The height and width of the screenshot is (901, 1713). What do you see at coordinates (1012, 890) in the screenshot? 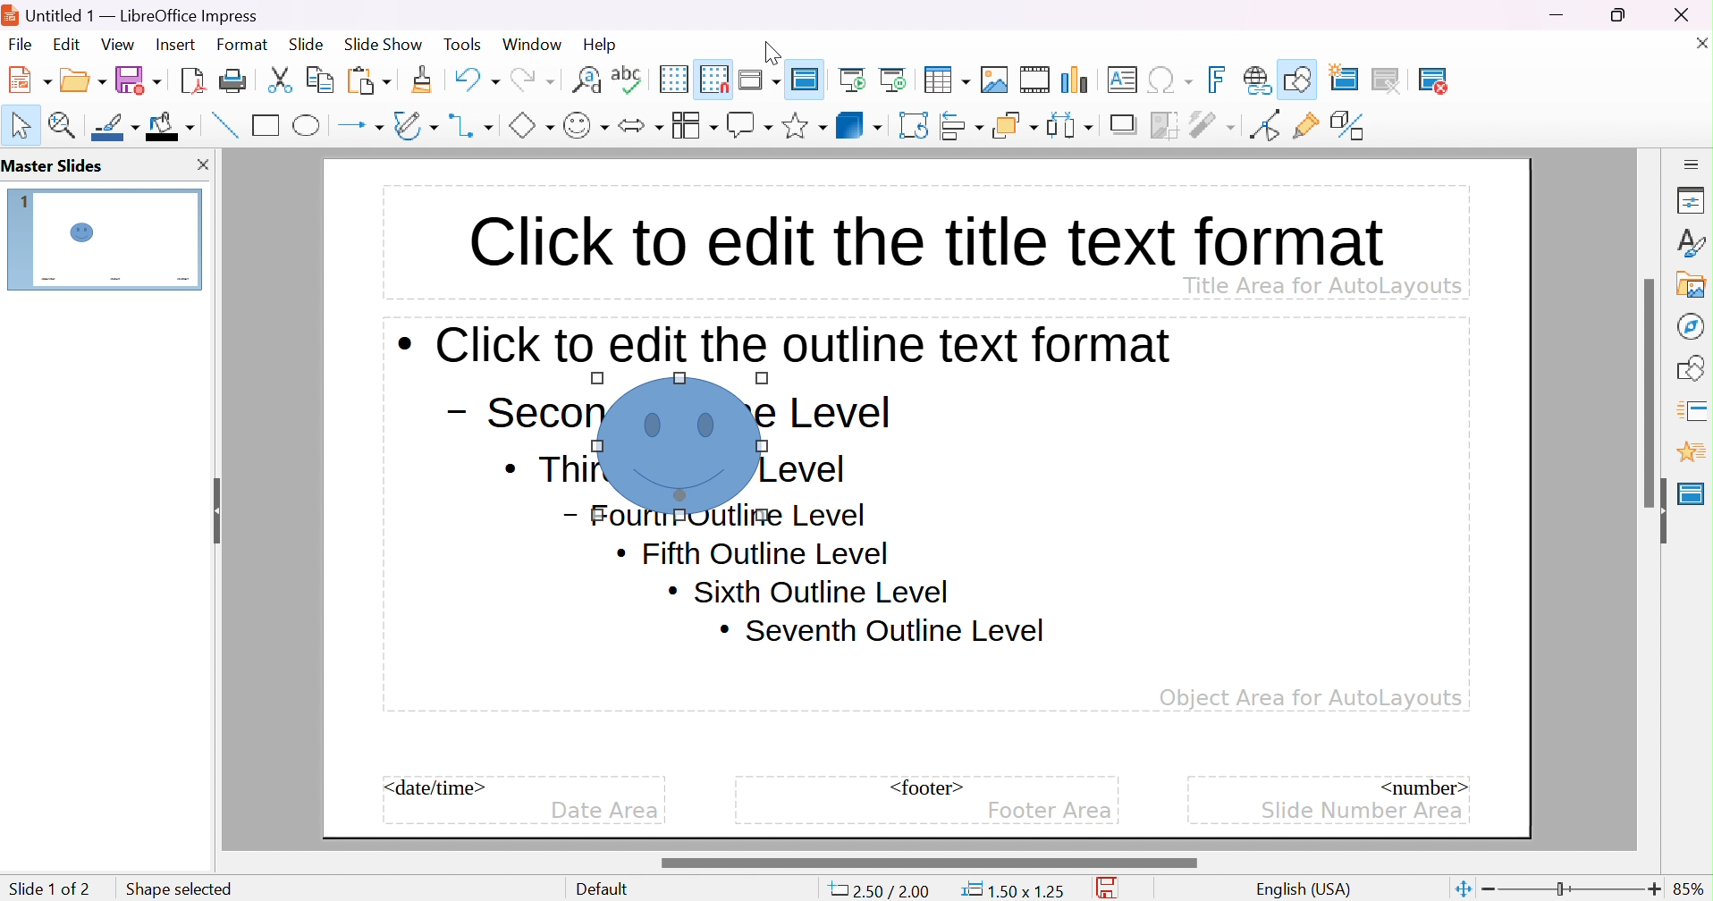
I see `0.00*0.00` at bounding box center [1012, 890].